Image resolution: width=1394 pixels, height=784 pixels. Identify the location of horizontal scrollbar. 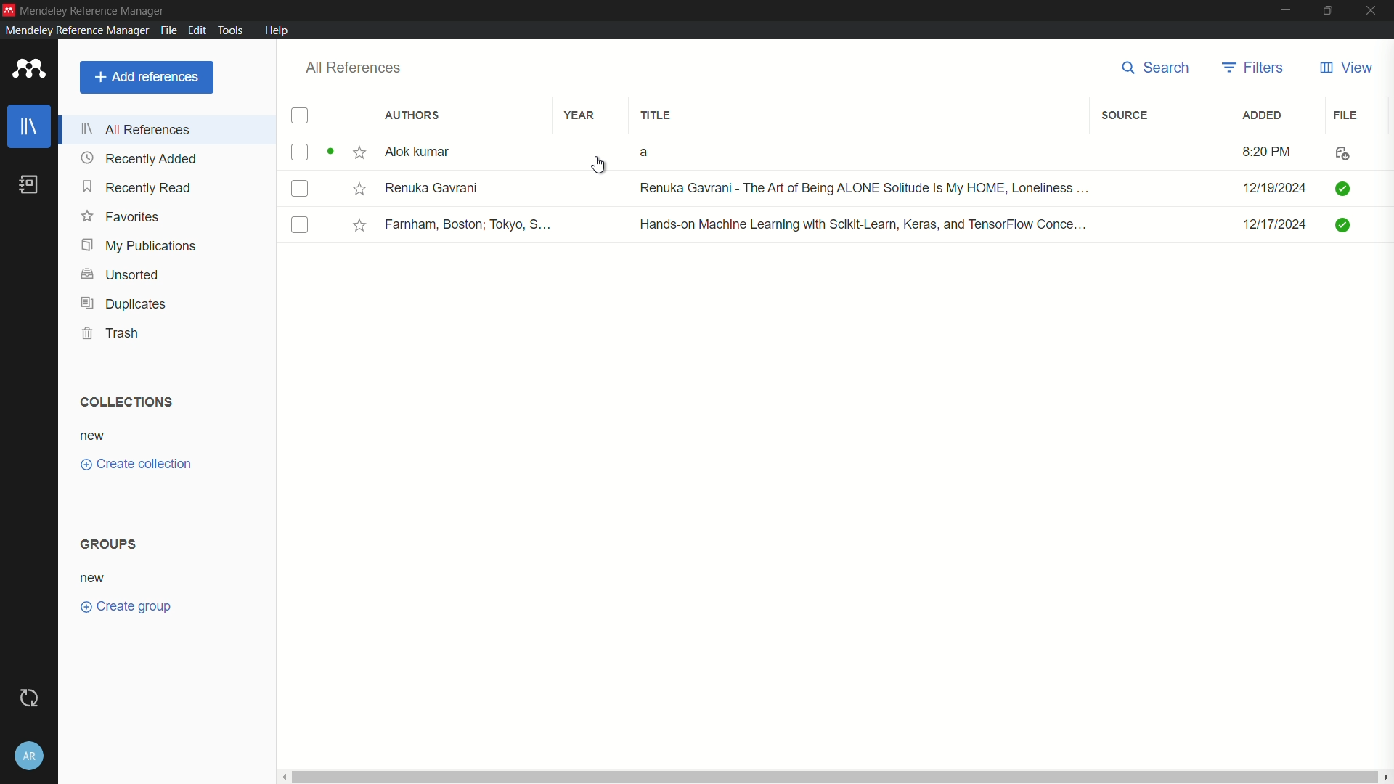
(837, 776).